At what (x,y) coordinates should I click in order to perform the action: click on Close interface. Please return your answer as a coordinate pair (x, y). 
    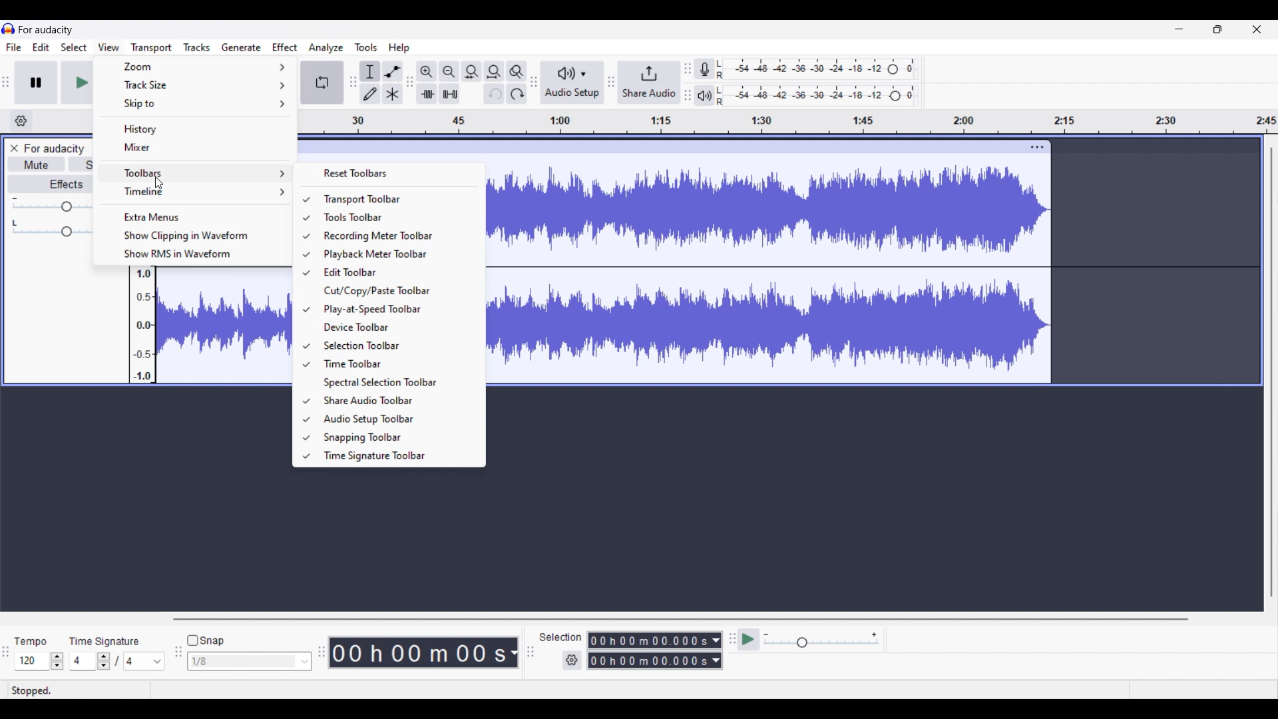
    Looking at the image, I should click on (1257, 29).